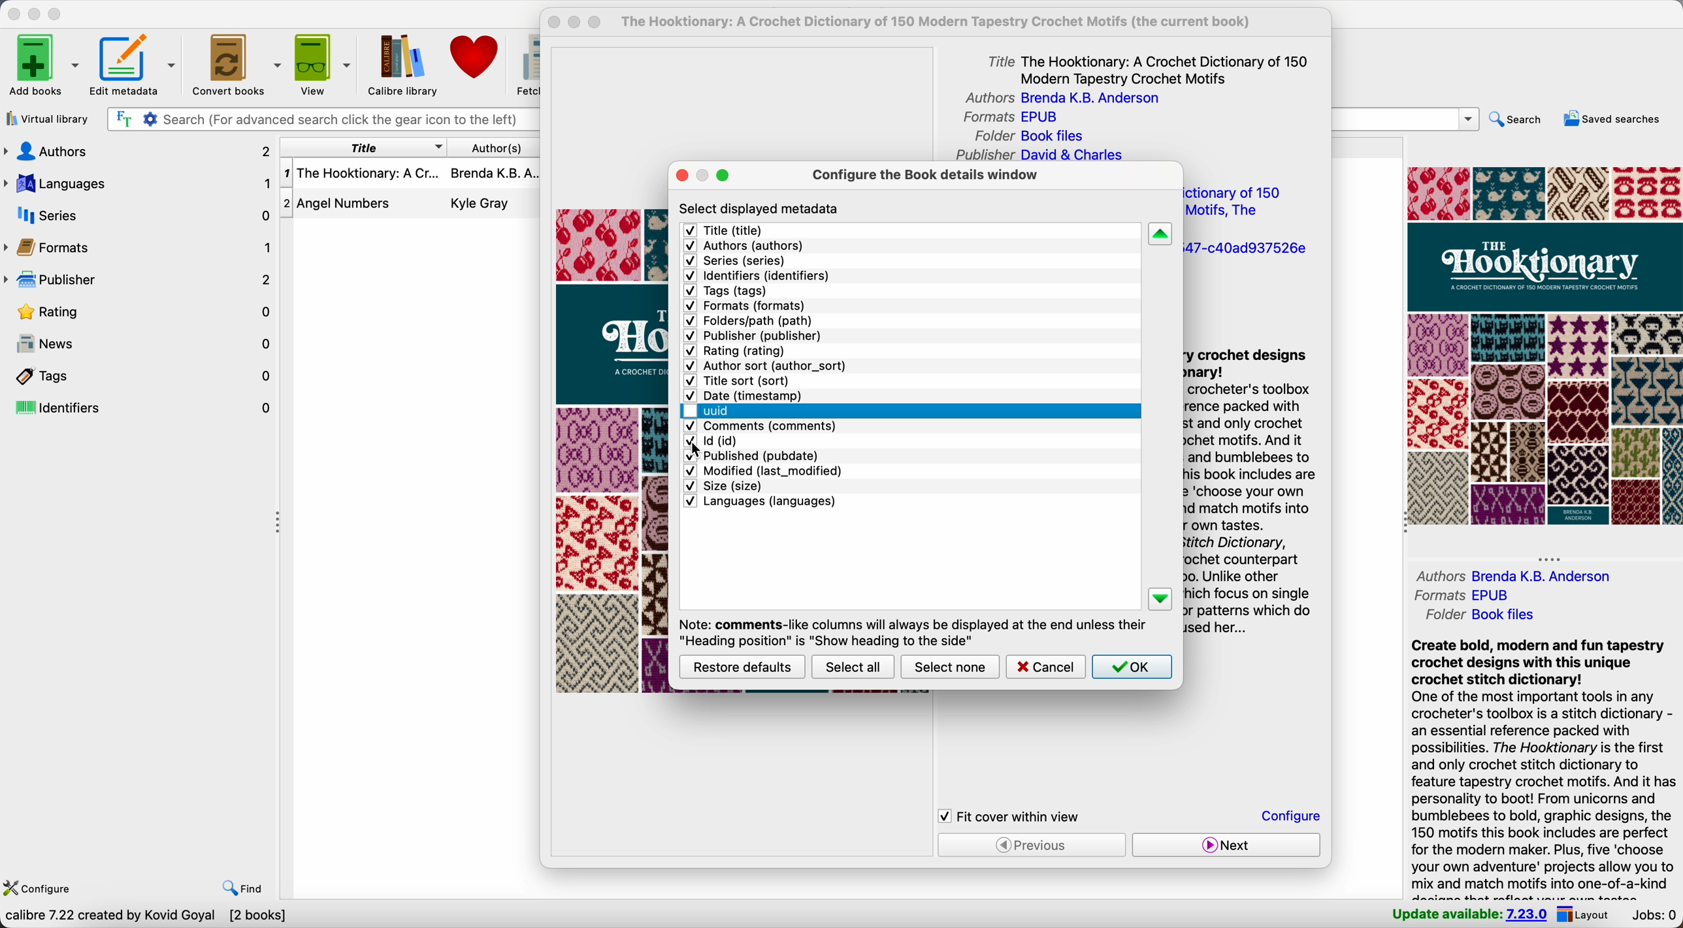 The image size is (1683, 928). Describe the element at coordinates (911, 631) in the screenshot. I see `note` at that location.